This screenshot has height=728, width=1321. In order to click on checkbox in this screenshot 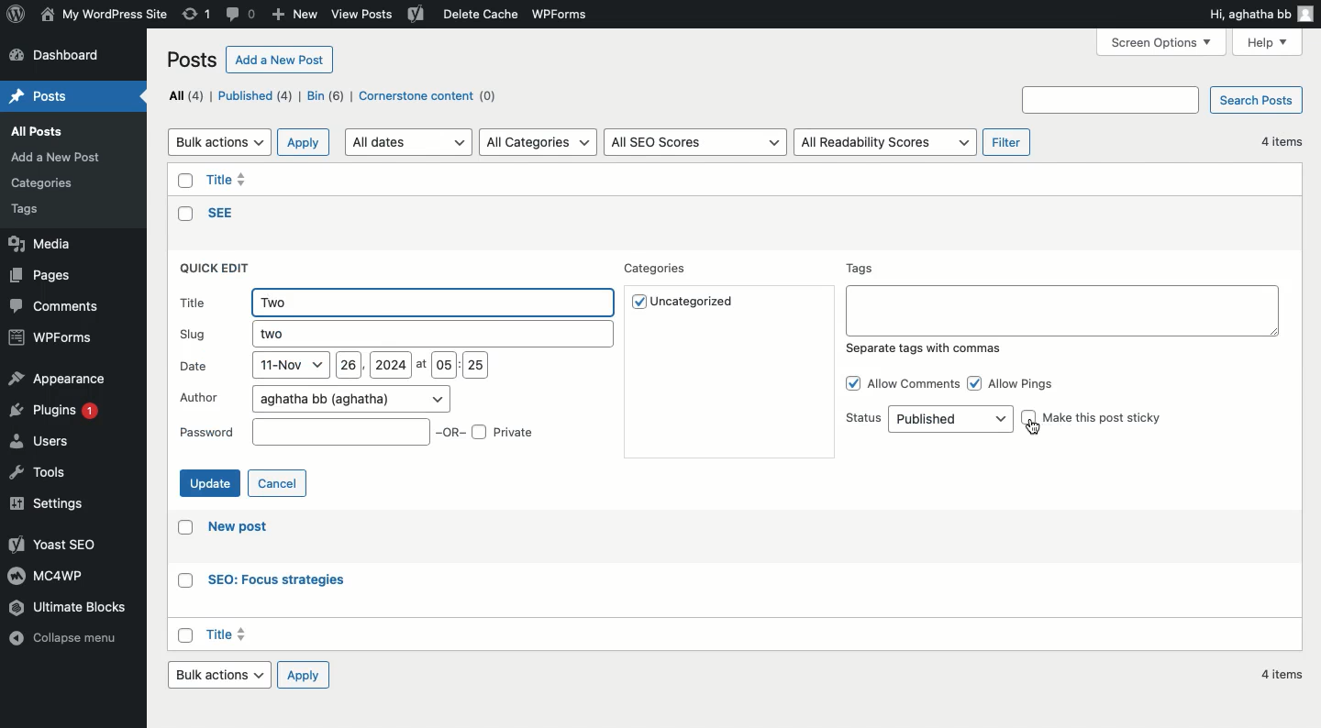, I will do `click(182, 529)`.